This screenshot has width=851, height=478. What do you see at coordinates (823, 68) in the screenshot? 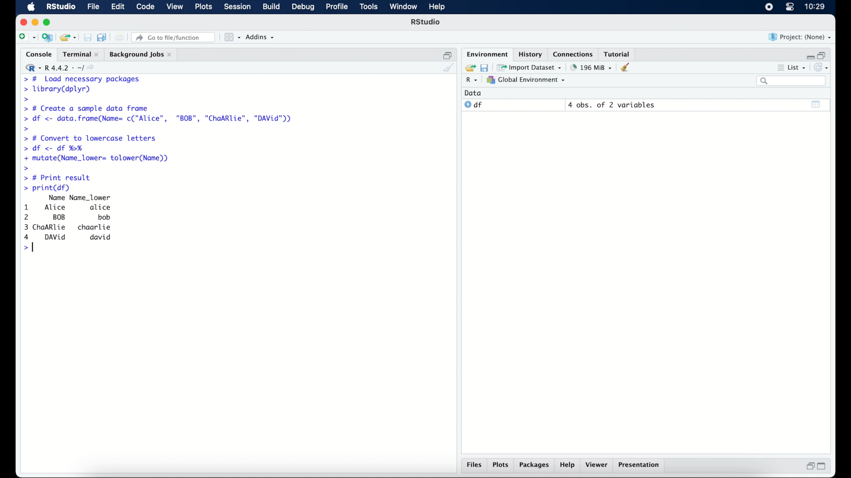
I see `refresh` at bounding box center [823, 68].